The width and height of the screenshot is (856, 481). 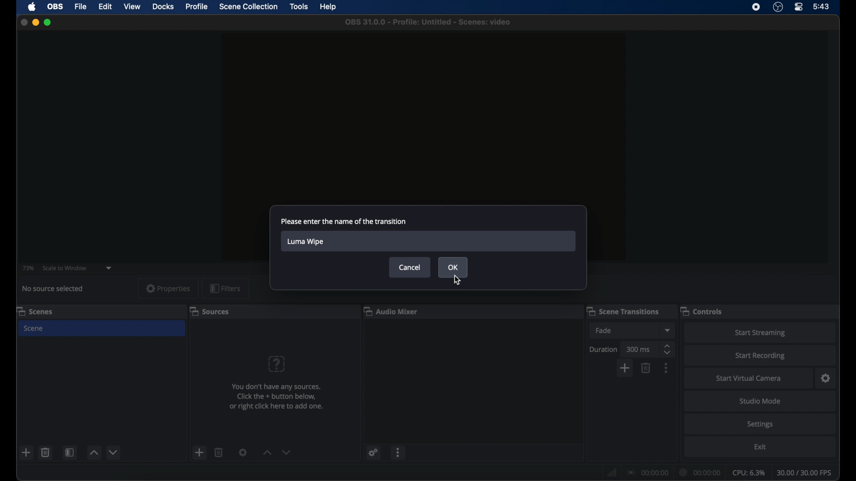 I want to click on info, so click(x=277, y=396).